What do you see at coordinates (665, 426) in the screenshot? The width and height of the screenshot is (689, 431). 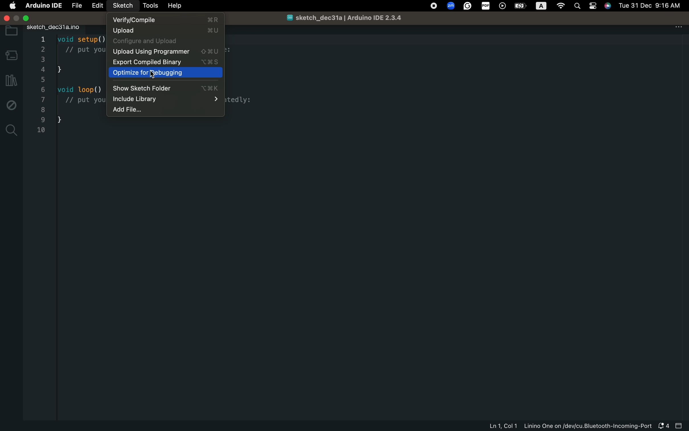 I see `notification` at bounding box center [665, 426].